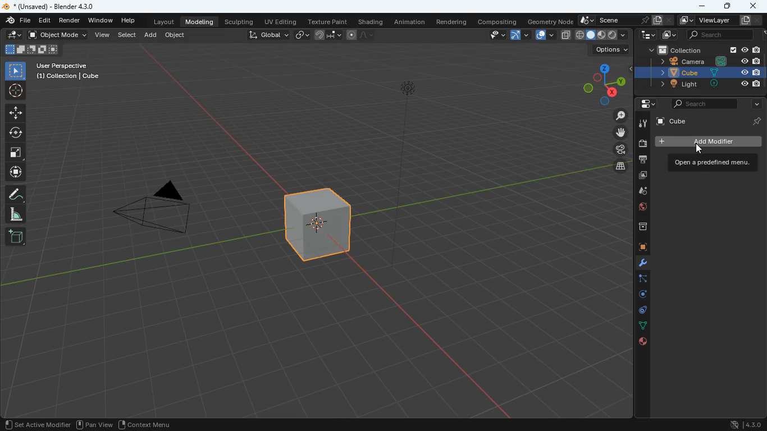  Describe the element at coordinates (70, 20) in the screenshot. I see `render` at that location.